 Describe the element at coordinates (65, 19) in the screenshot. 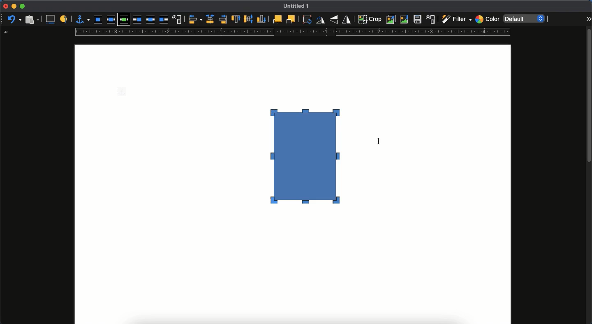

I see `a label to identify an object` at that location.